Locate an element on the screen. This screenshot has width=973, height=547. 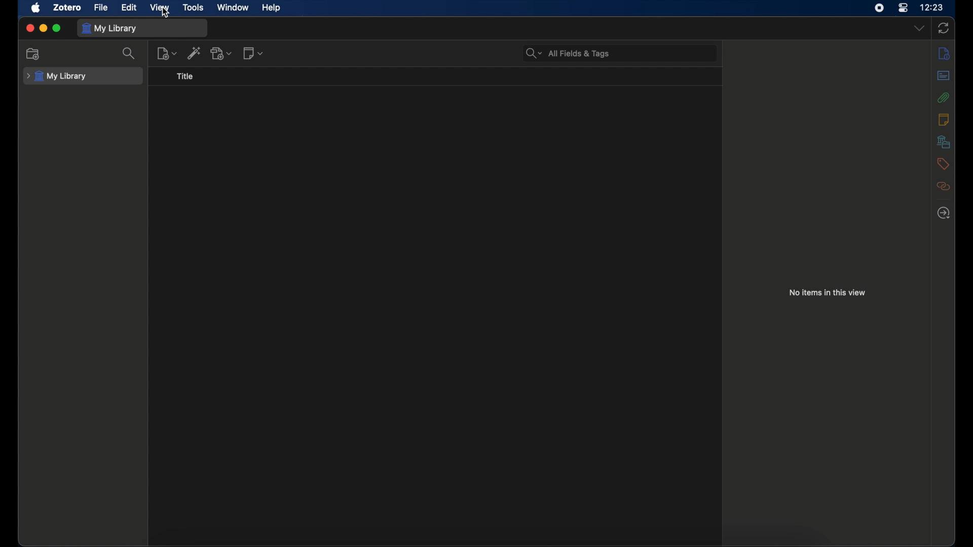
new collection is located at coordinates (33, 54).